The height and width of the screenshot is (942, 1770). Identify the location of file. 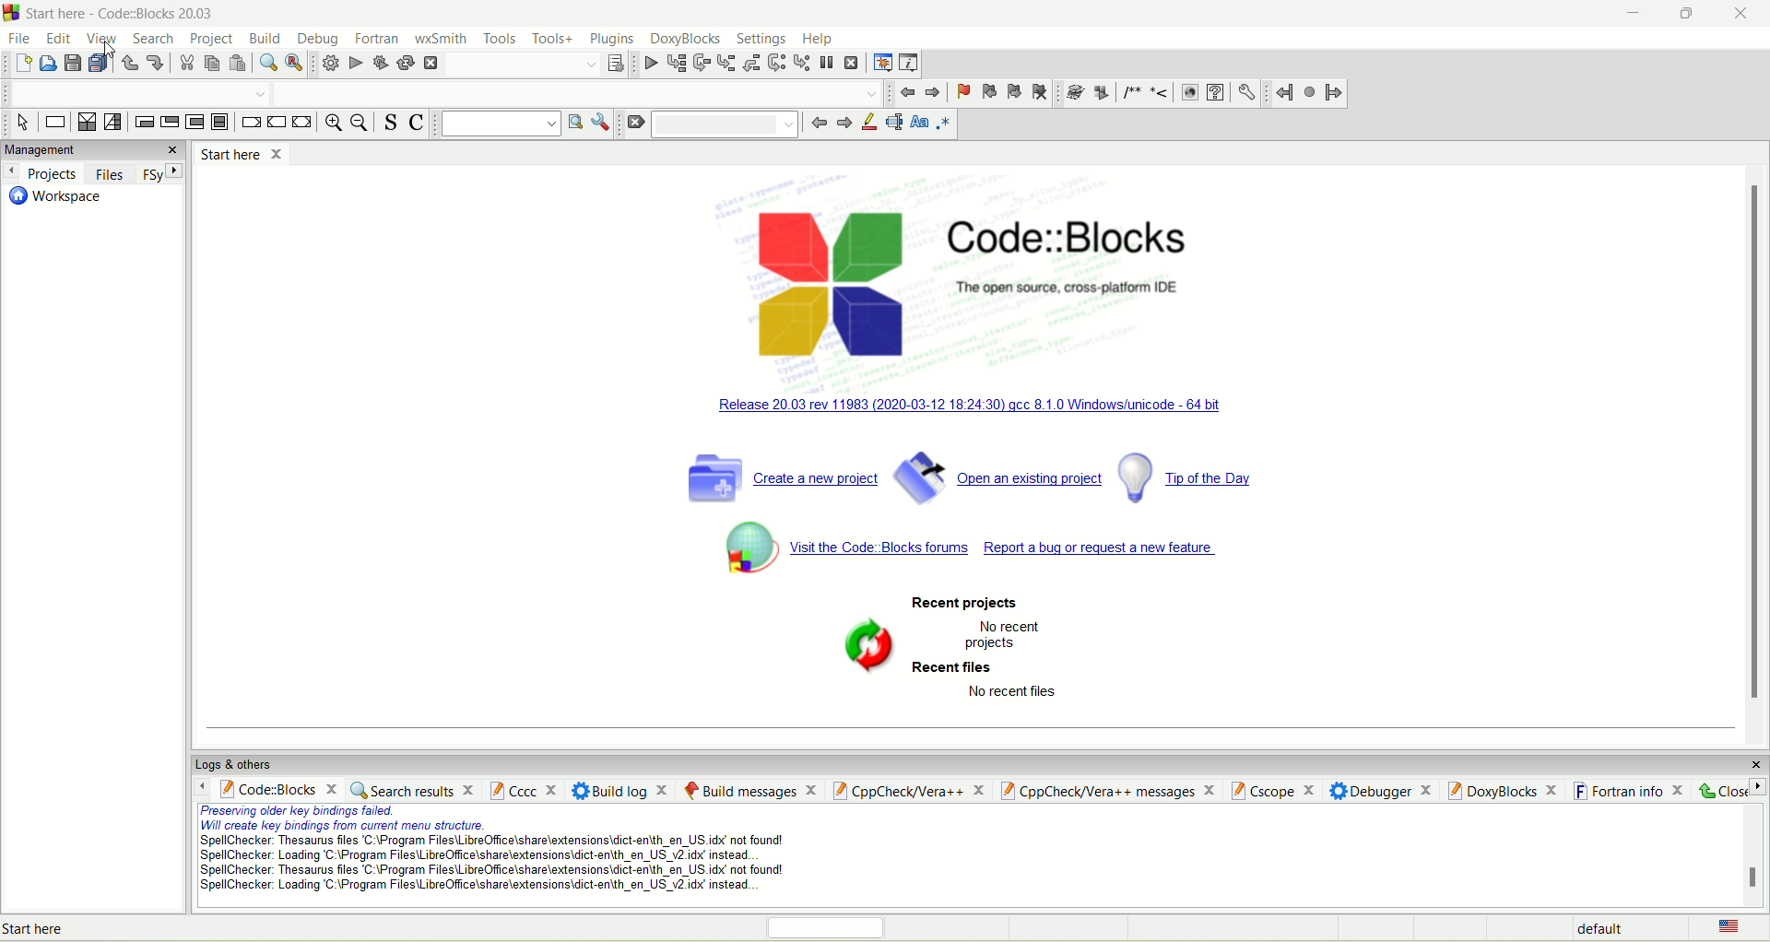
(18, 38).